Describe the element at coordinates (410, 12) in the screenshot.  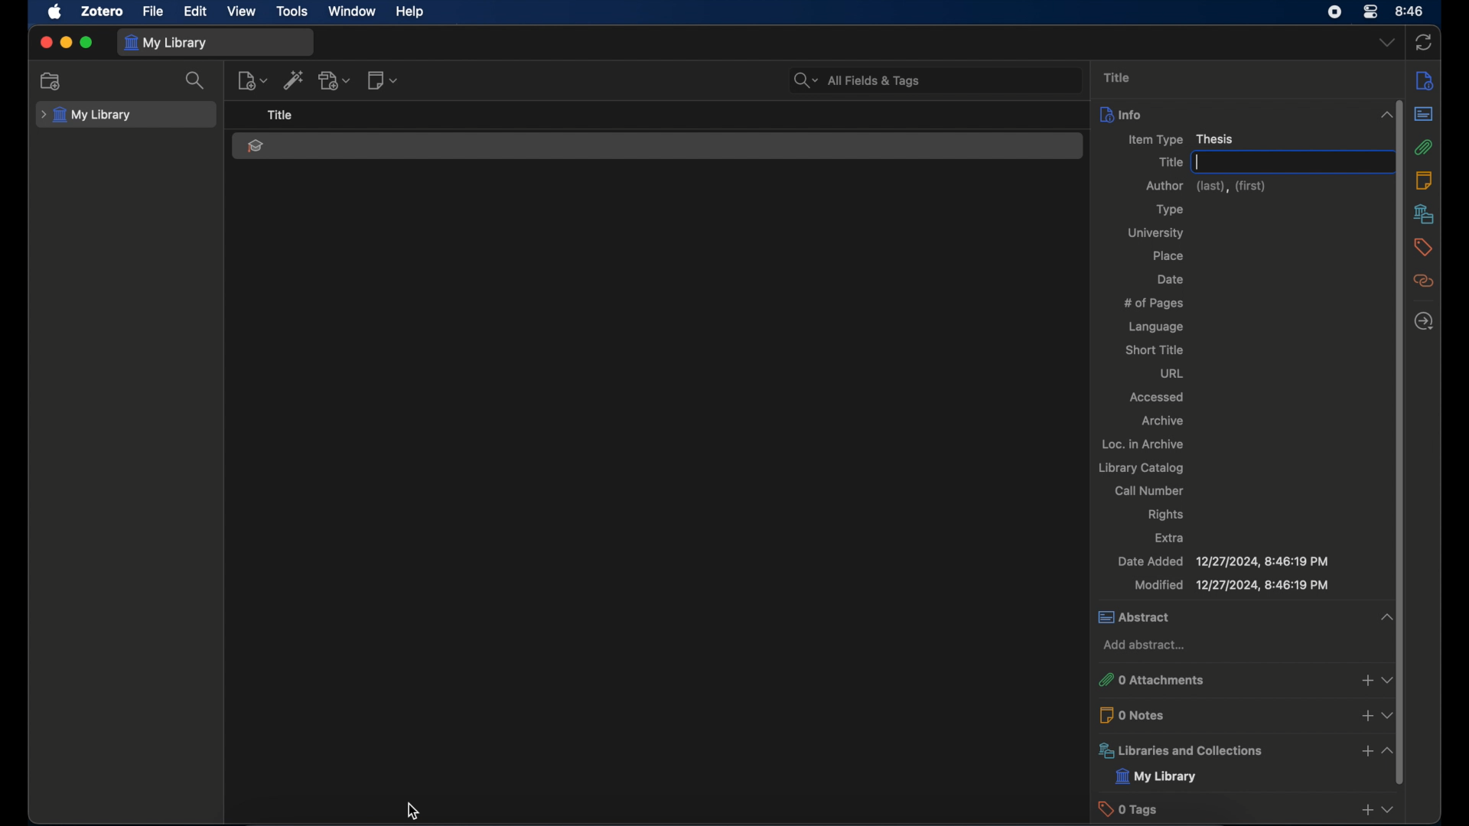
I see `help` at that location.